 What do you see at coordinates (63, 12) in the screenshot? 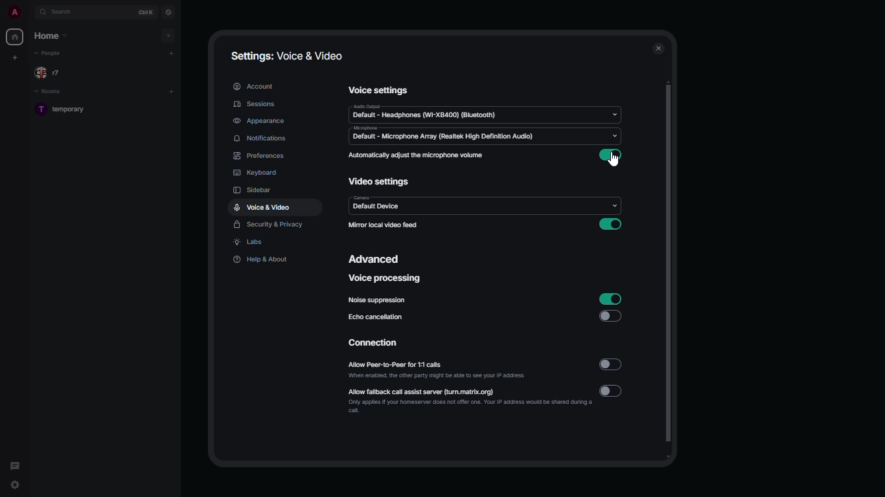
I see `search` at bounding box center [63, 12].